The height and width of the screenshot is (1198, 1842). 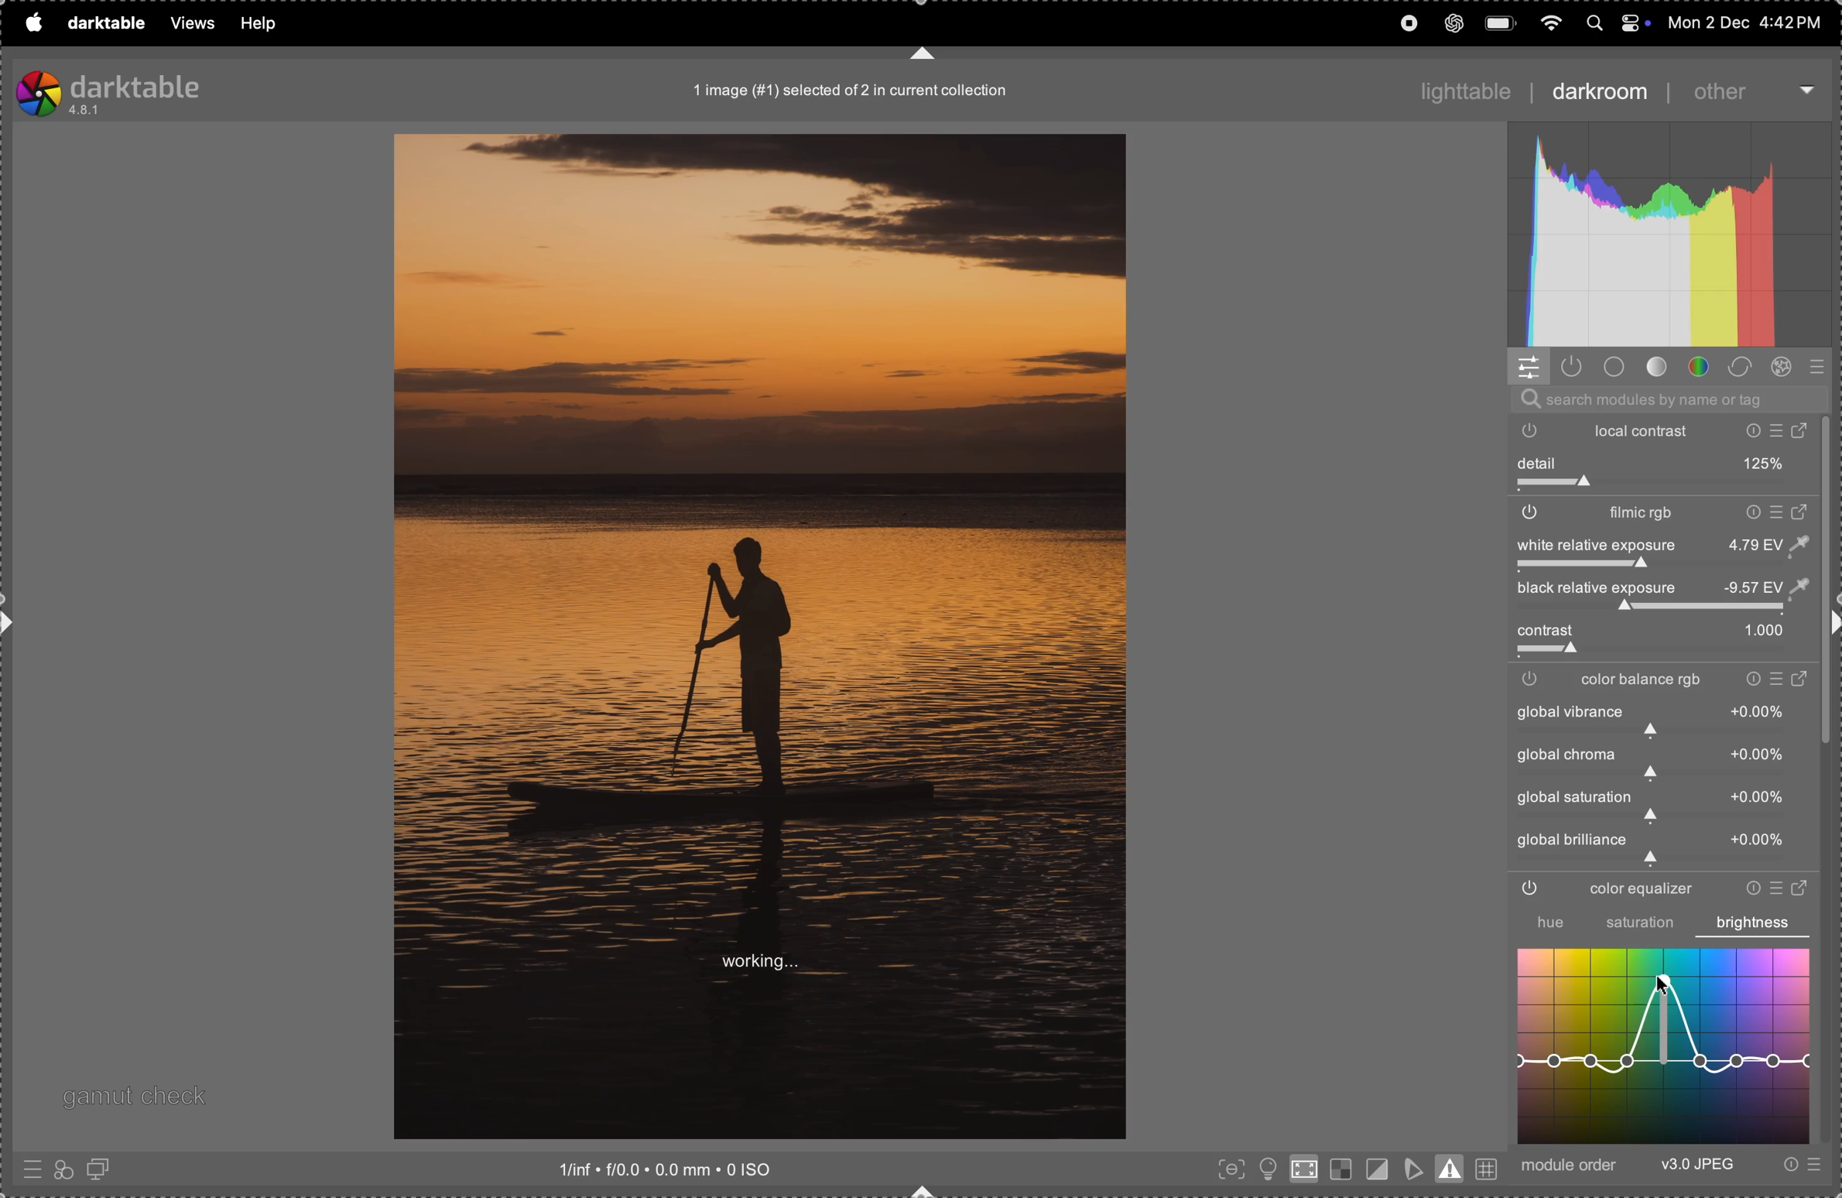 What do you see at coordinates (1406, 22) in the screenshot?
I see `record` at bounding box center [1406, 22].